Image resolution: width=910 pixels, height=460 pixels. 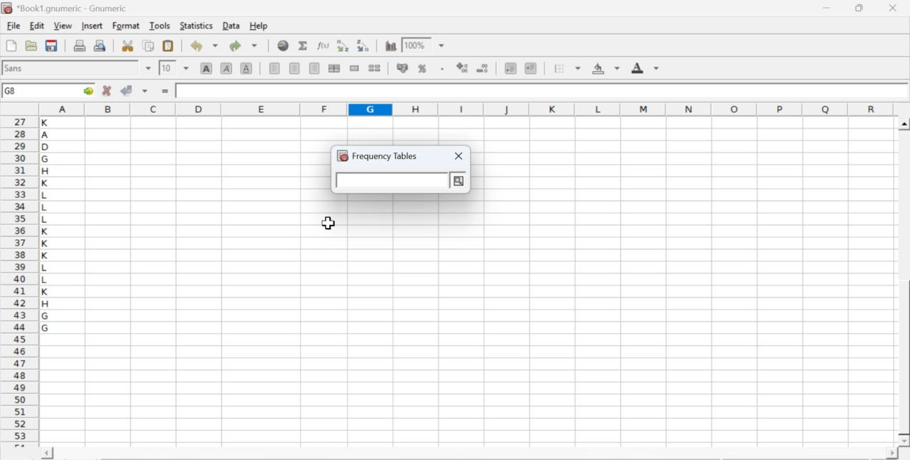 I want to click on print, so click(x=80, y=45).